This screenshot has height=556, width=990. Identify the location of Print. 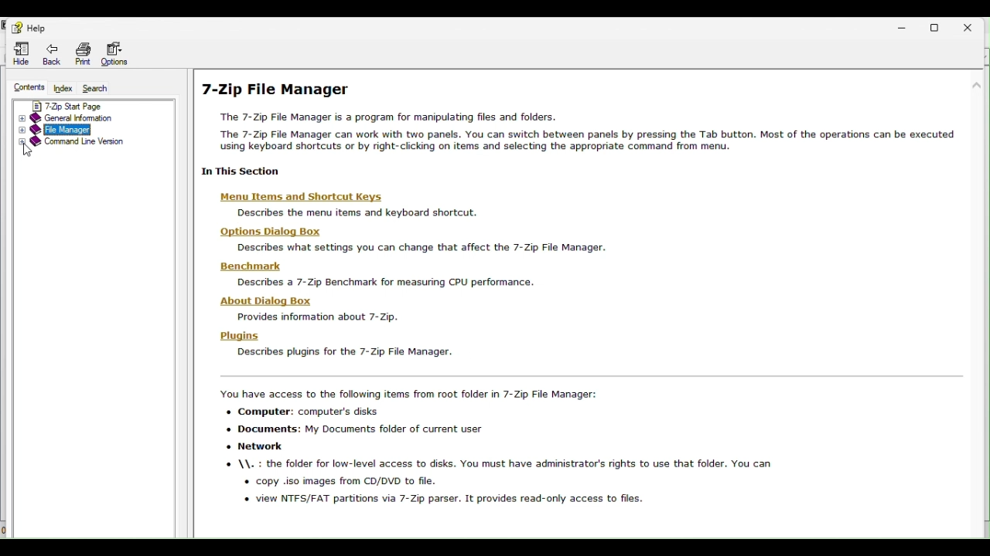
(80, 52).